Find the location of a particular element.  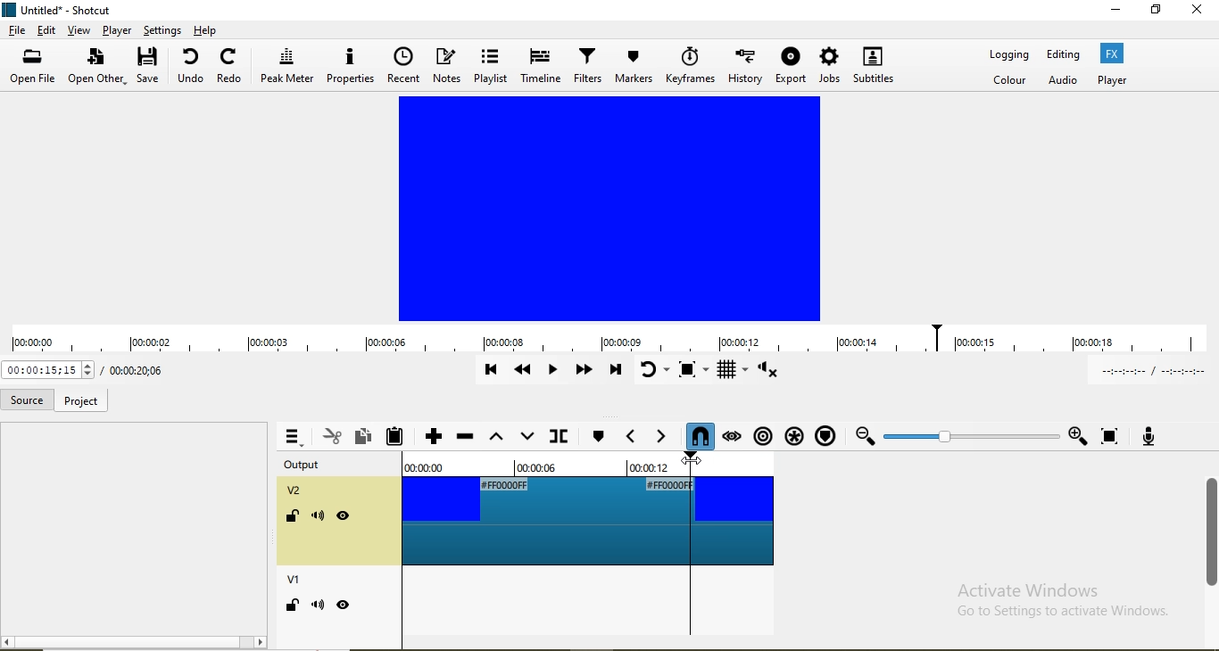

Paste  is located at coordinates (399, 437).